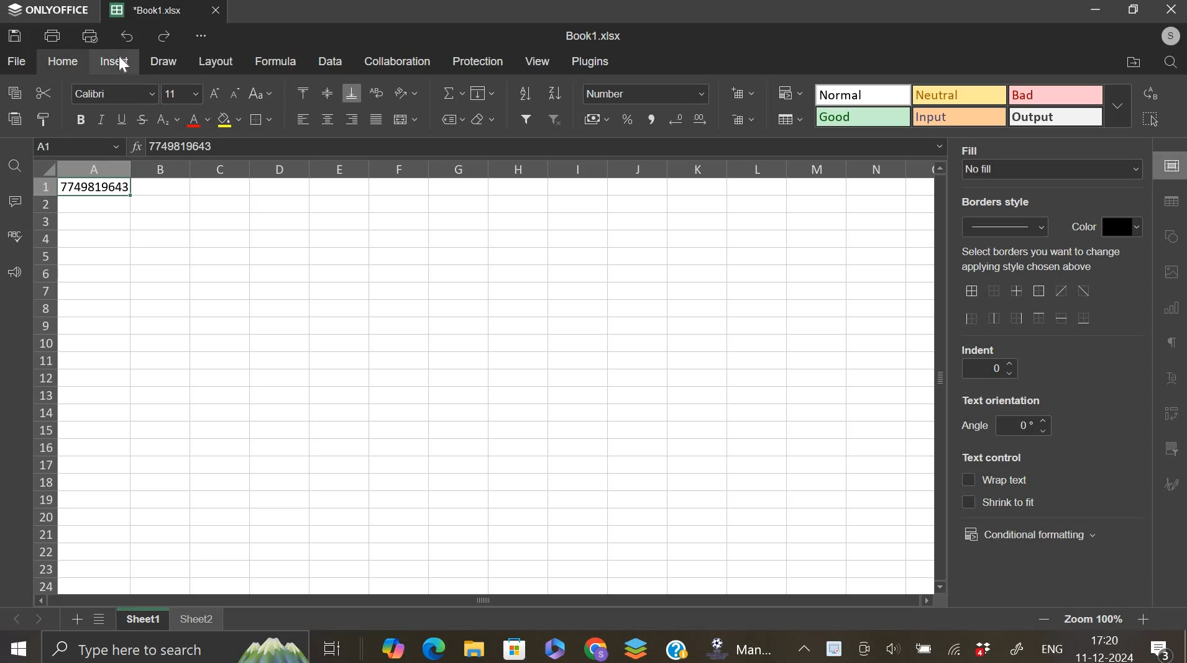  What do you see at coordinates (353, 119) in the screenshot?
I see `align right` at bounding box center [353, 119].